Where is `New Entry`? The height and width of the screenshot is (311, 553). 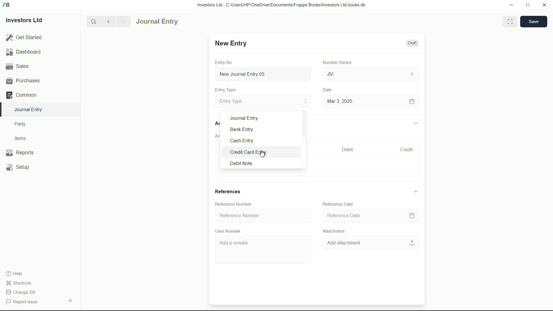
New Entry is located at coordinates (230, 43).